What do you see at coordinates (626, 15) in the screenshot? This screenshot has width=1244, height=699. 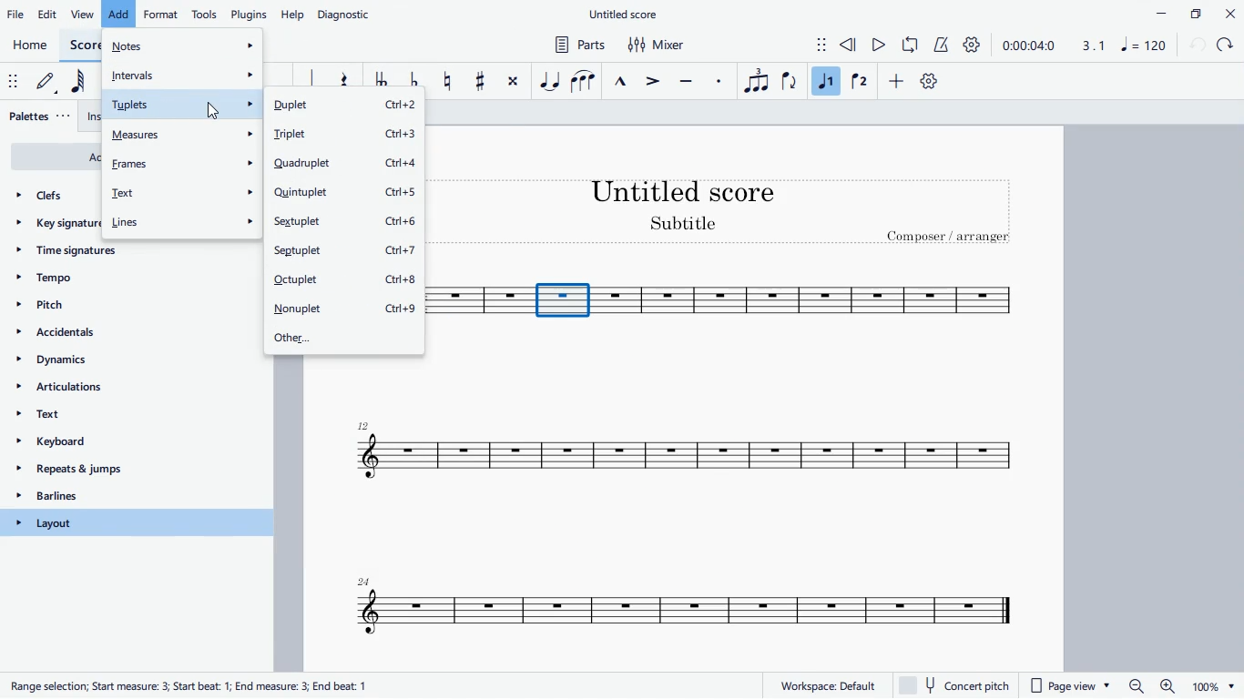 I see `untitled score` at bounding box center [626, 15].